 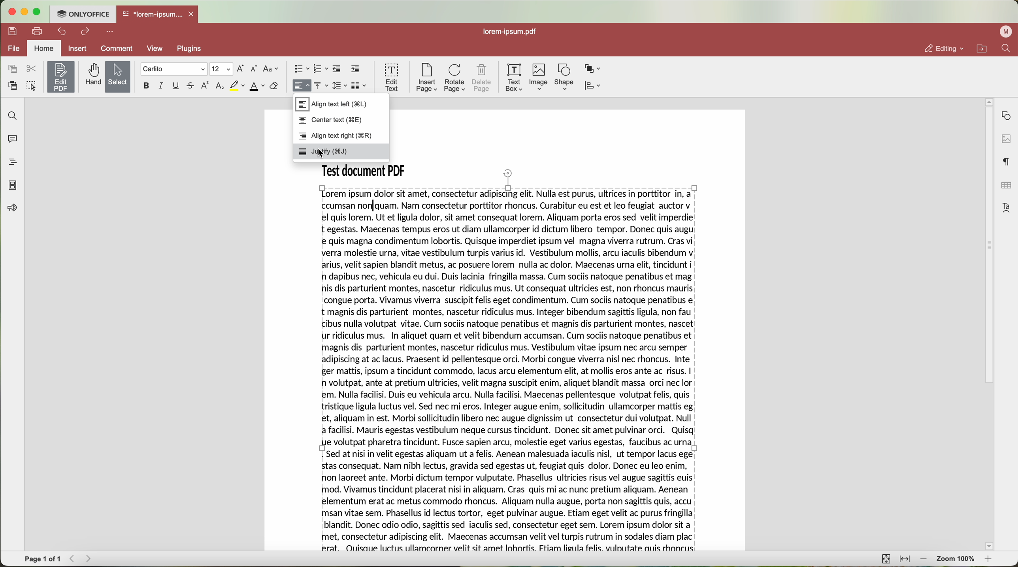 What do you see at coordinates (38, 12) in the screenshot?
I see `maximize` at bounding box center [38, 12].